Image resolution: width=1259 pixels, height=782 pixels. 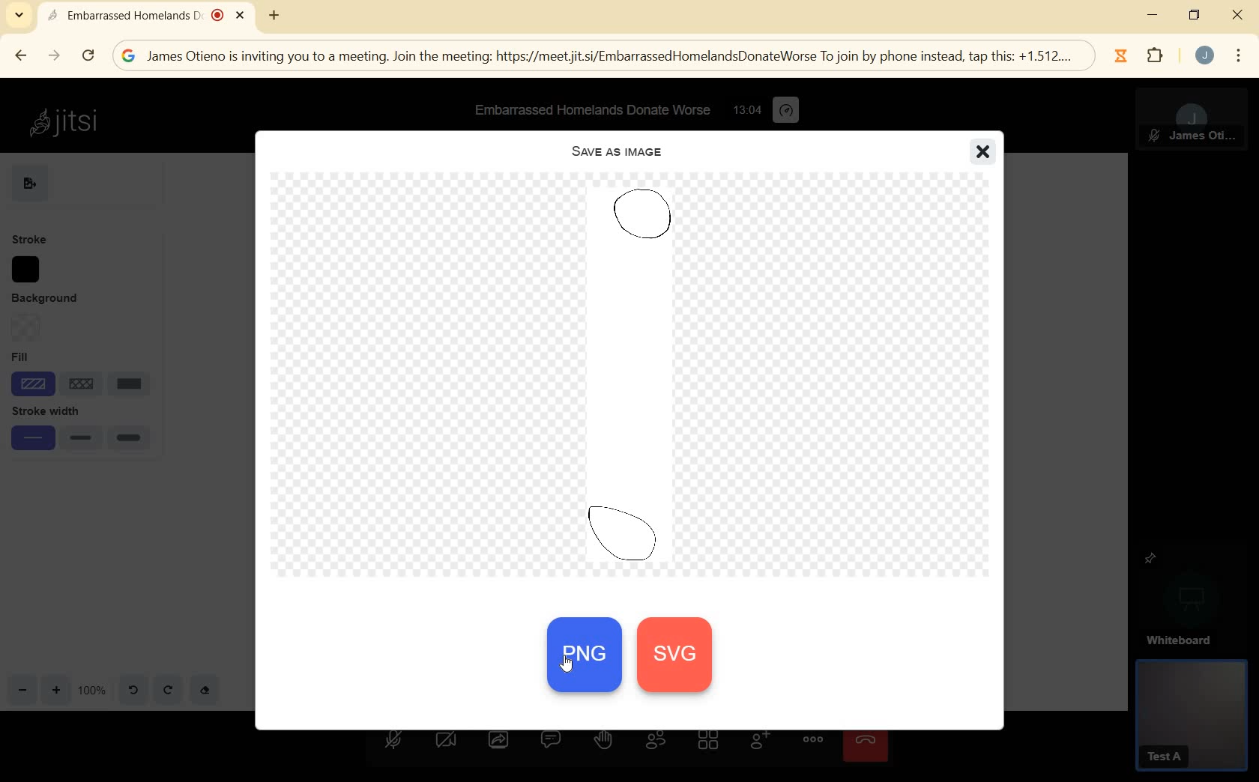 I want to click on stroke color, so click(x=30, y=270).